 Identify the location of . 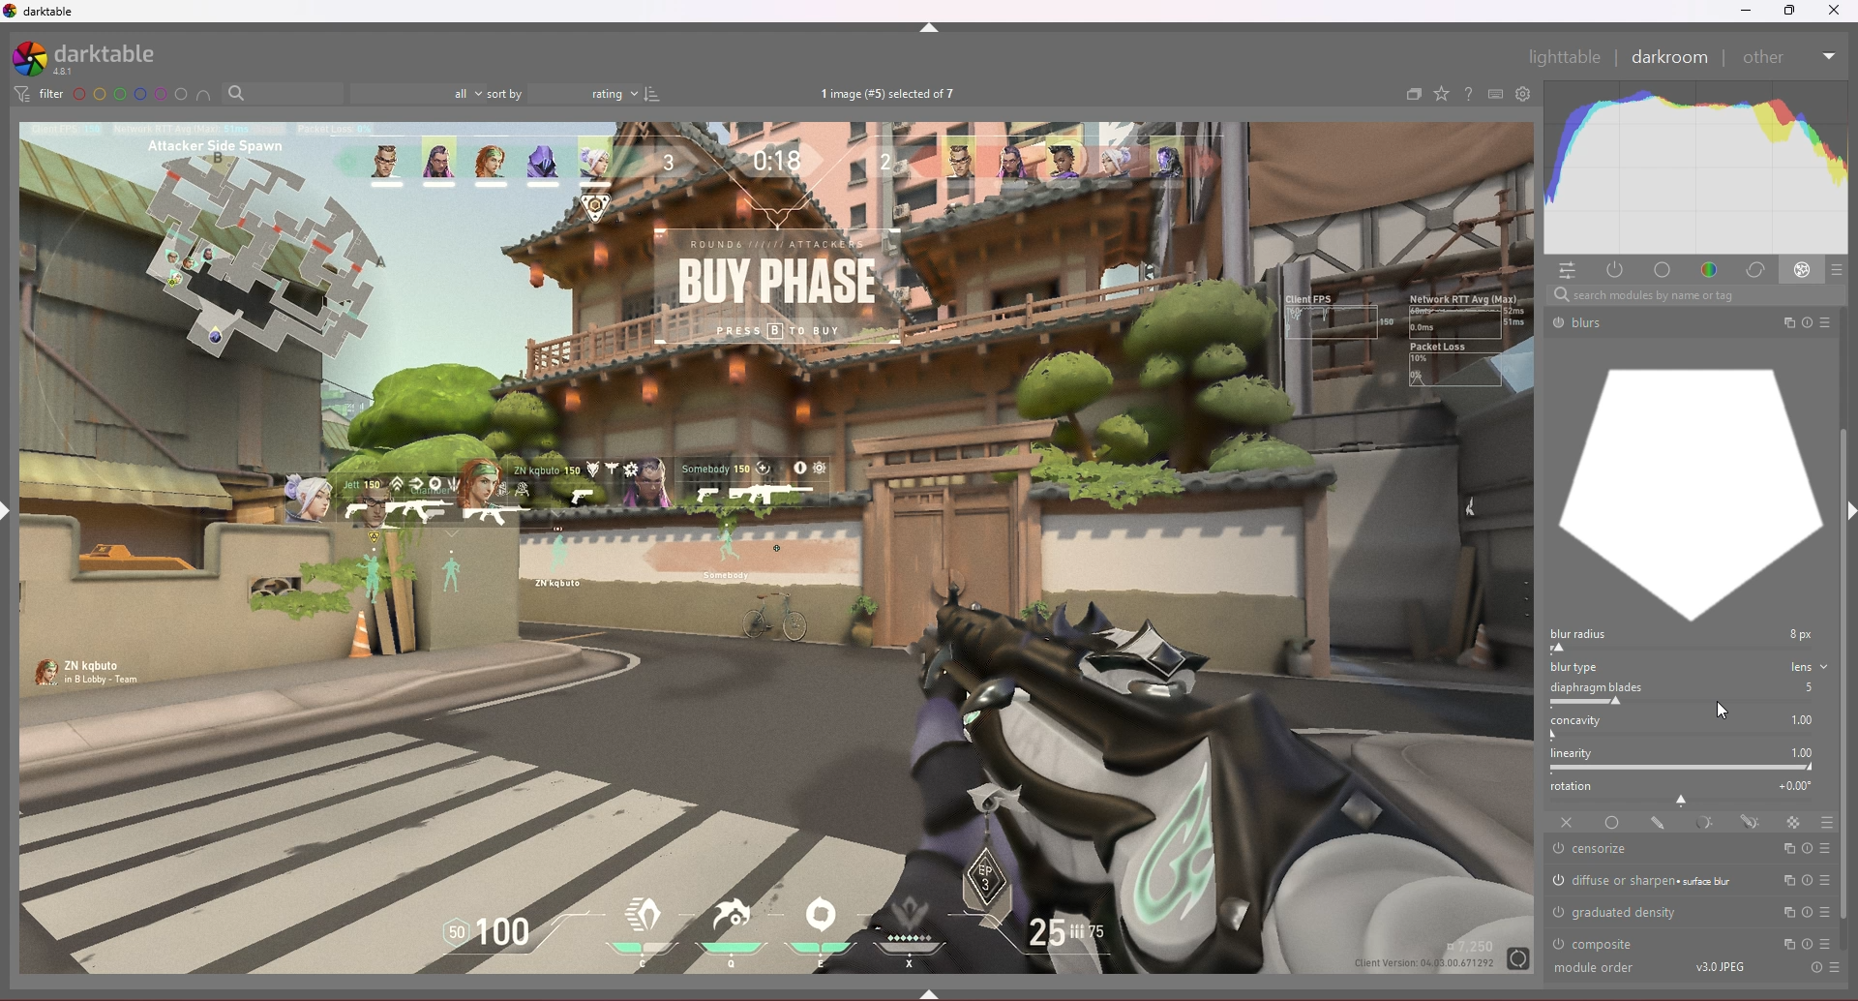
(1815, 968).